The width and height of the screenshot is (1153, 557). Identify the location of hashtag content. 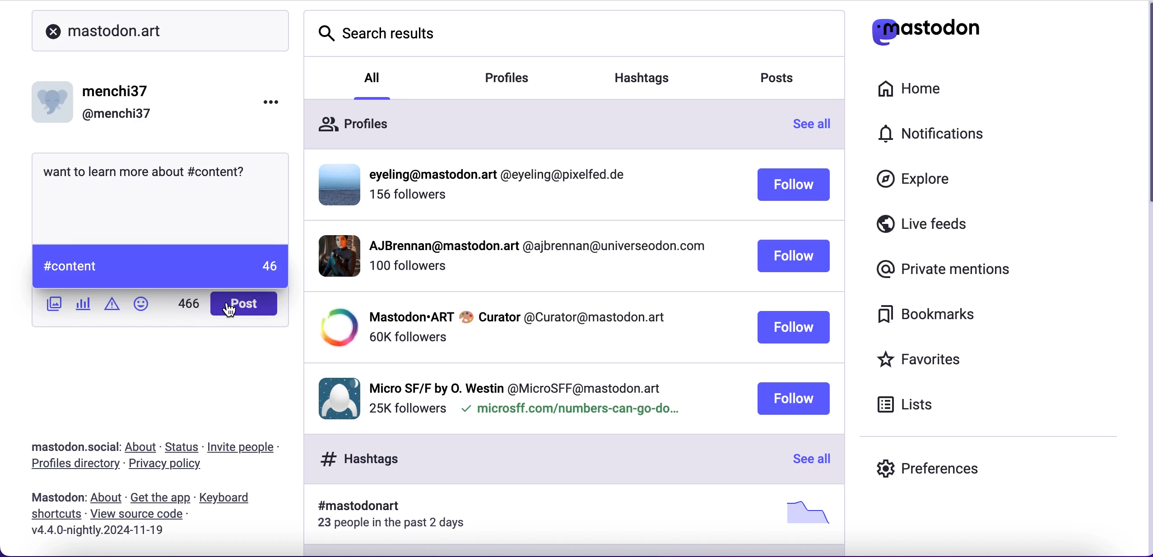
(69, 269).